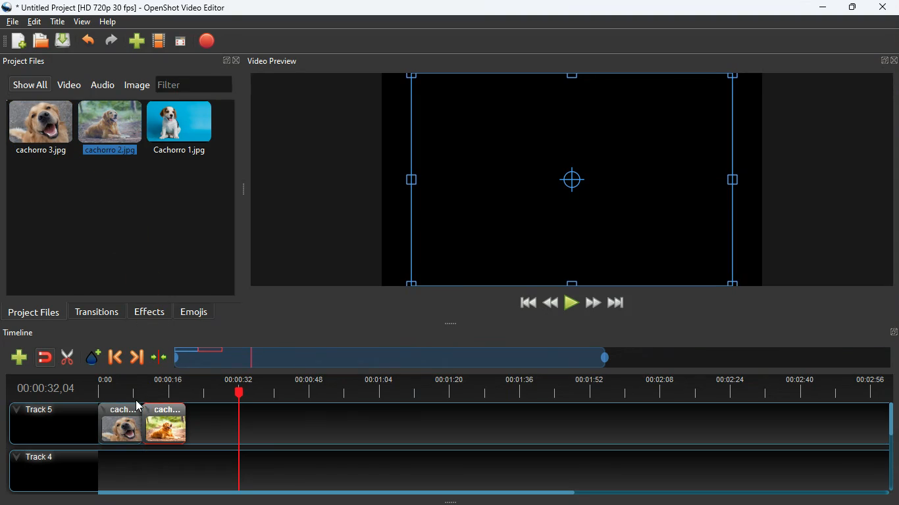  What do you see at coordinates (83, 22) in the screenshot?
I see `view` at bounding box center [83, 22].